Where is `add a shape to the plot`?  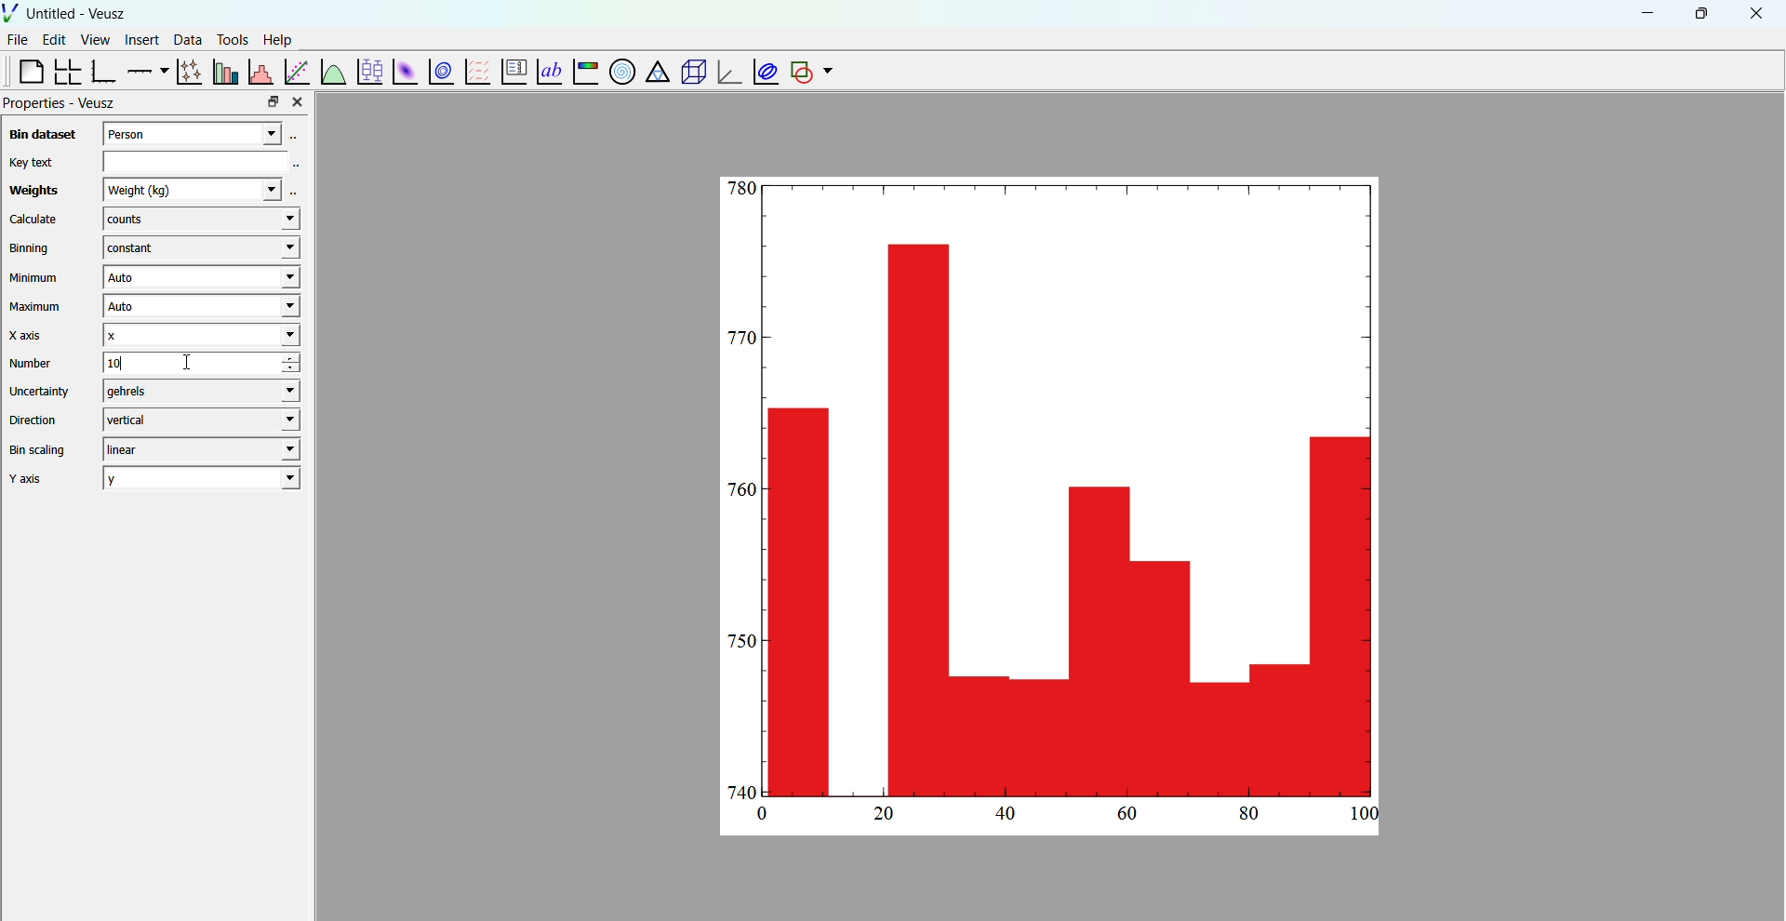 add a shape to the plot is located at coordinates (800, 72).